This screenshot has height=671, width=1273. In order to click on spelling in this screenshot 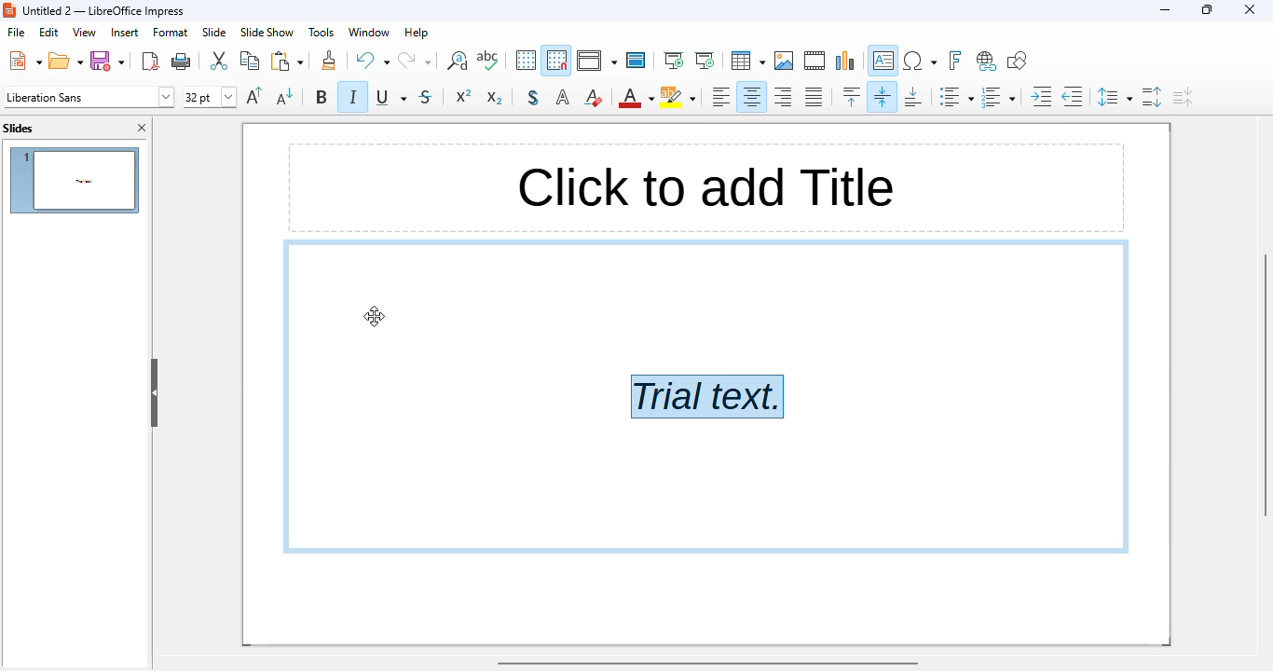, I will do `click(487, 60)`.